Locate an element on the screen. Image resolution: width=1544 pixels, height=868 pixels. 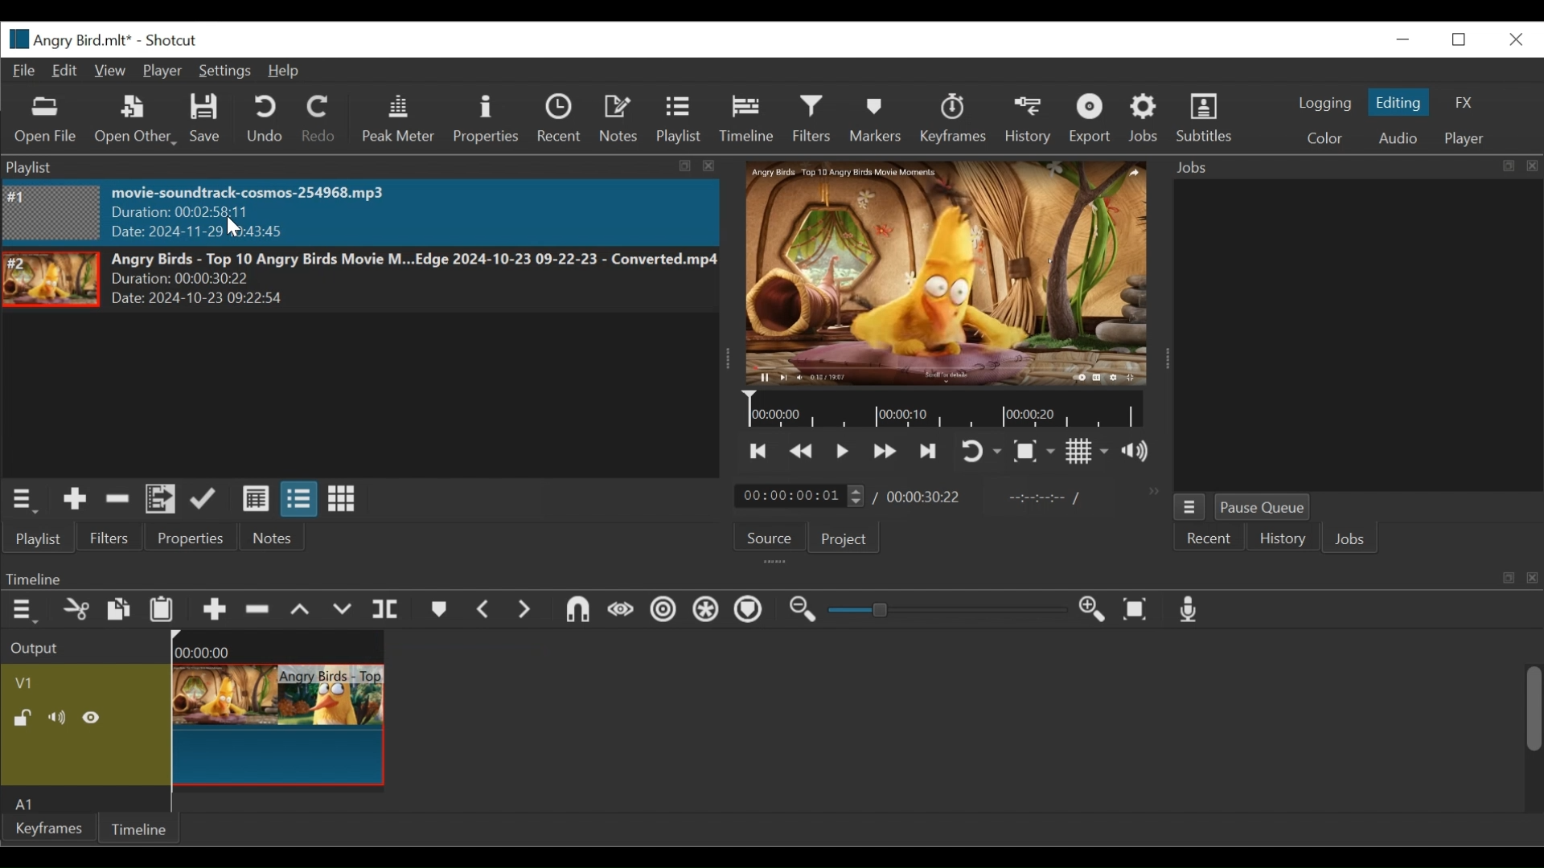
Show volume control is located at coordinates (1140, 453).